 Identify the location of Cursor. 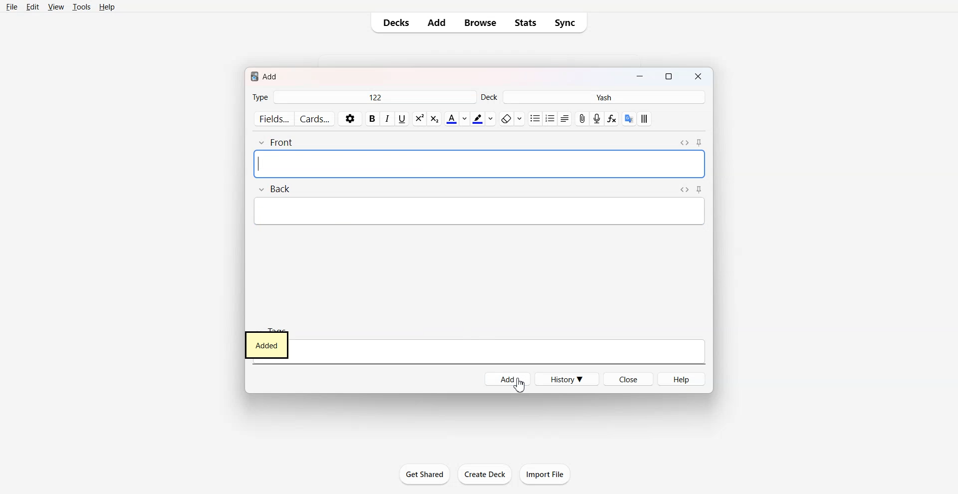
(518, 385).